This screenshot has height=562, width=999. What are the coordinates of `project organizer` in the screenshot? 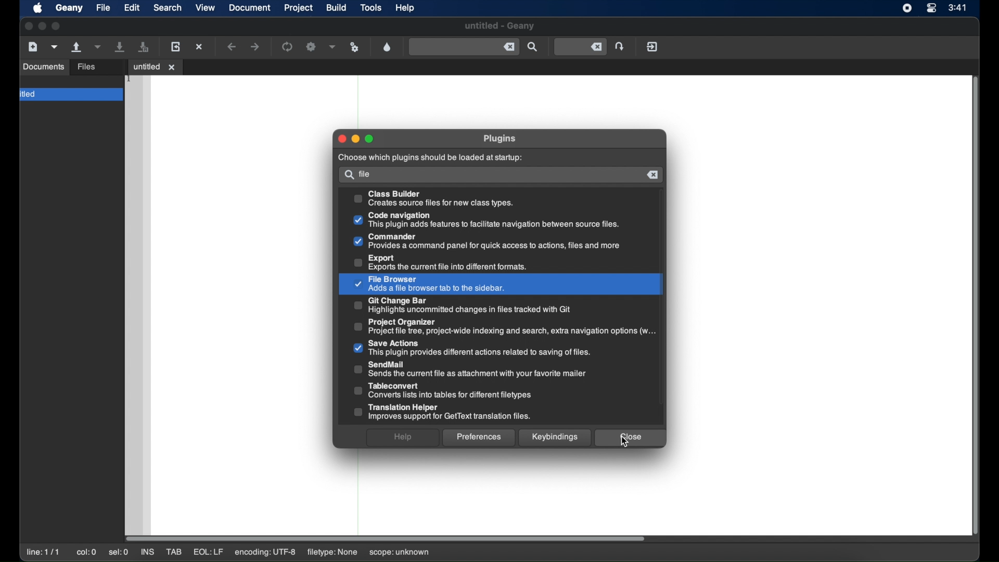 It's located at (505, 326).